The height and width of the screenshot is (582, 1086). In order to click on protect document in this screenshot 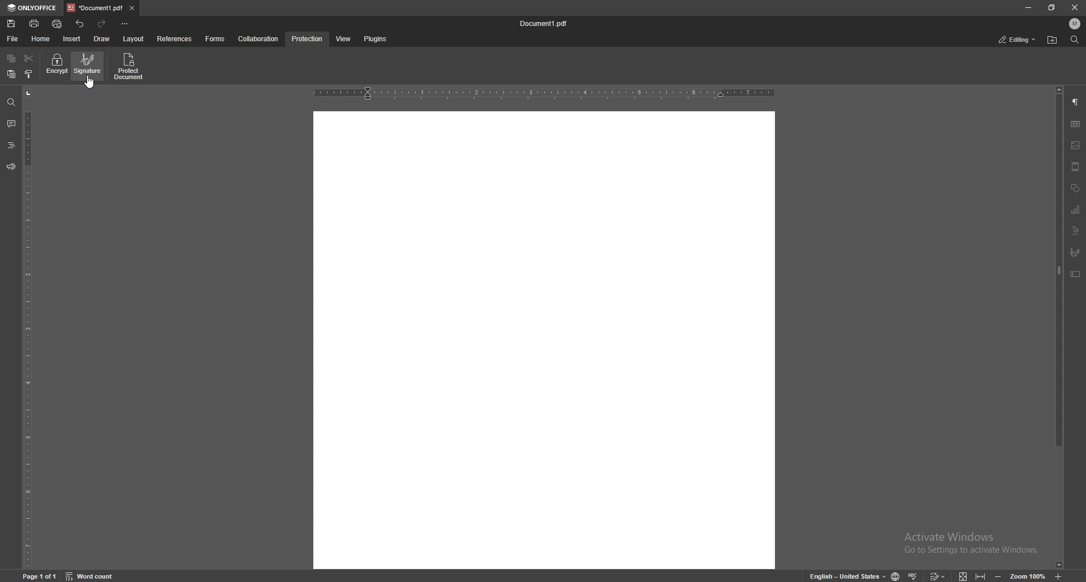, I will do `click(130, 66)`.